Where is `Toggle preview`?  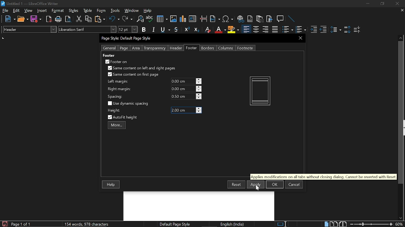 Toggle preview is located at coordinates (68, 19).